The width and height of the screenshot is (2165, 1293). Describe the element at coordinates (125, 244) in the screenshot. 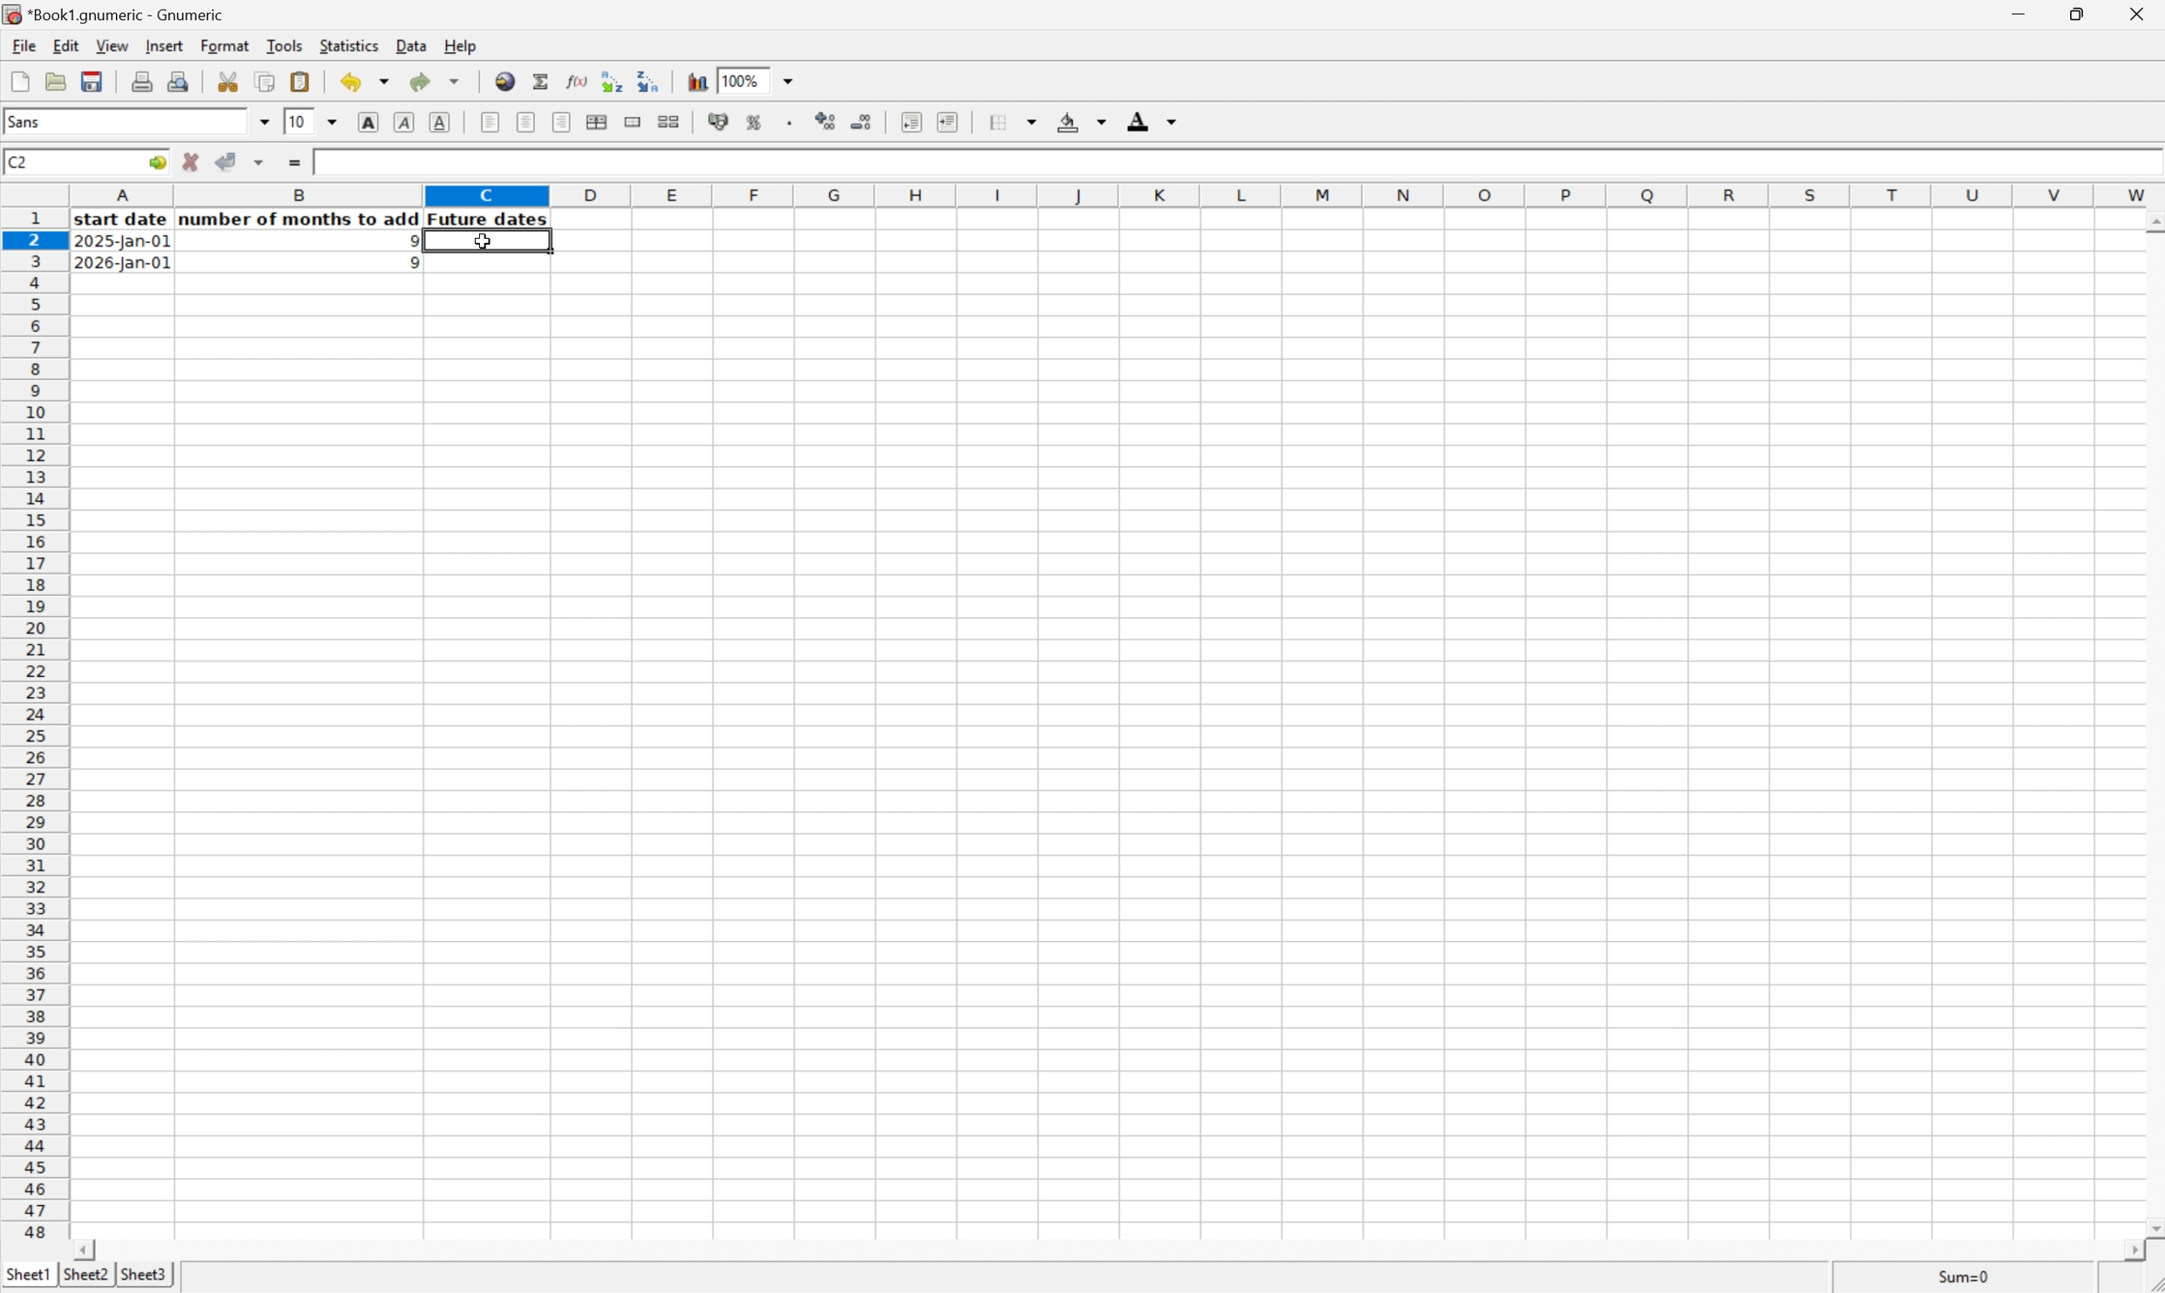

I see `2025-jan-01` at that location.